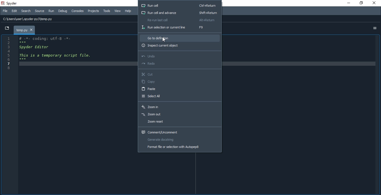 The image size is (381, 195). I want to click on dropdown, so click(6, 29).